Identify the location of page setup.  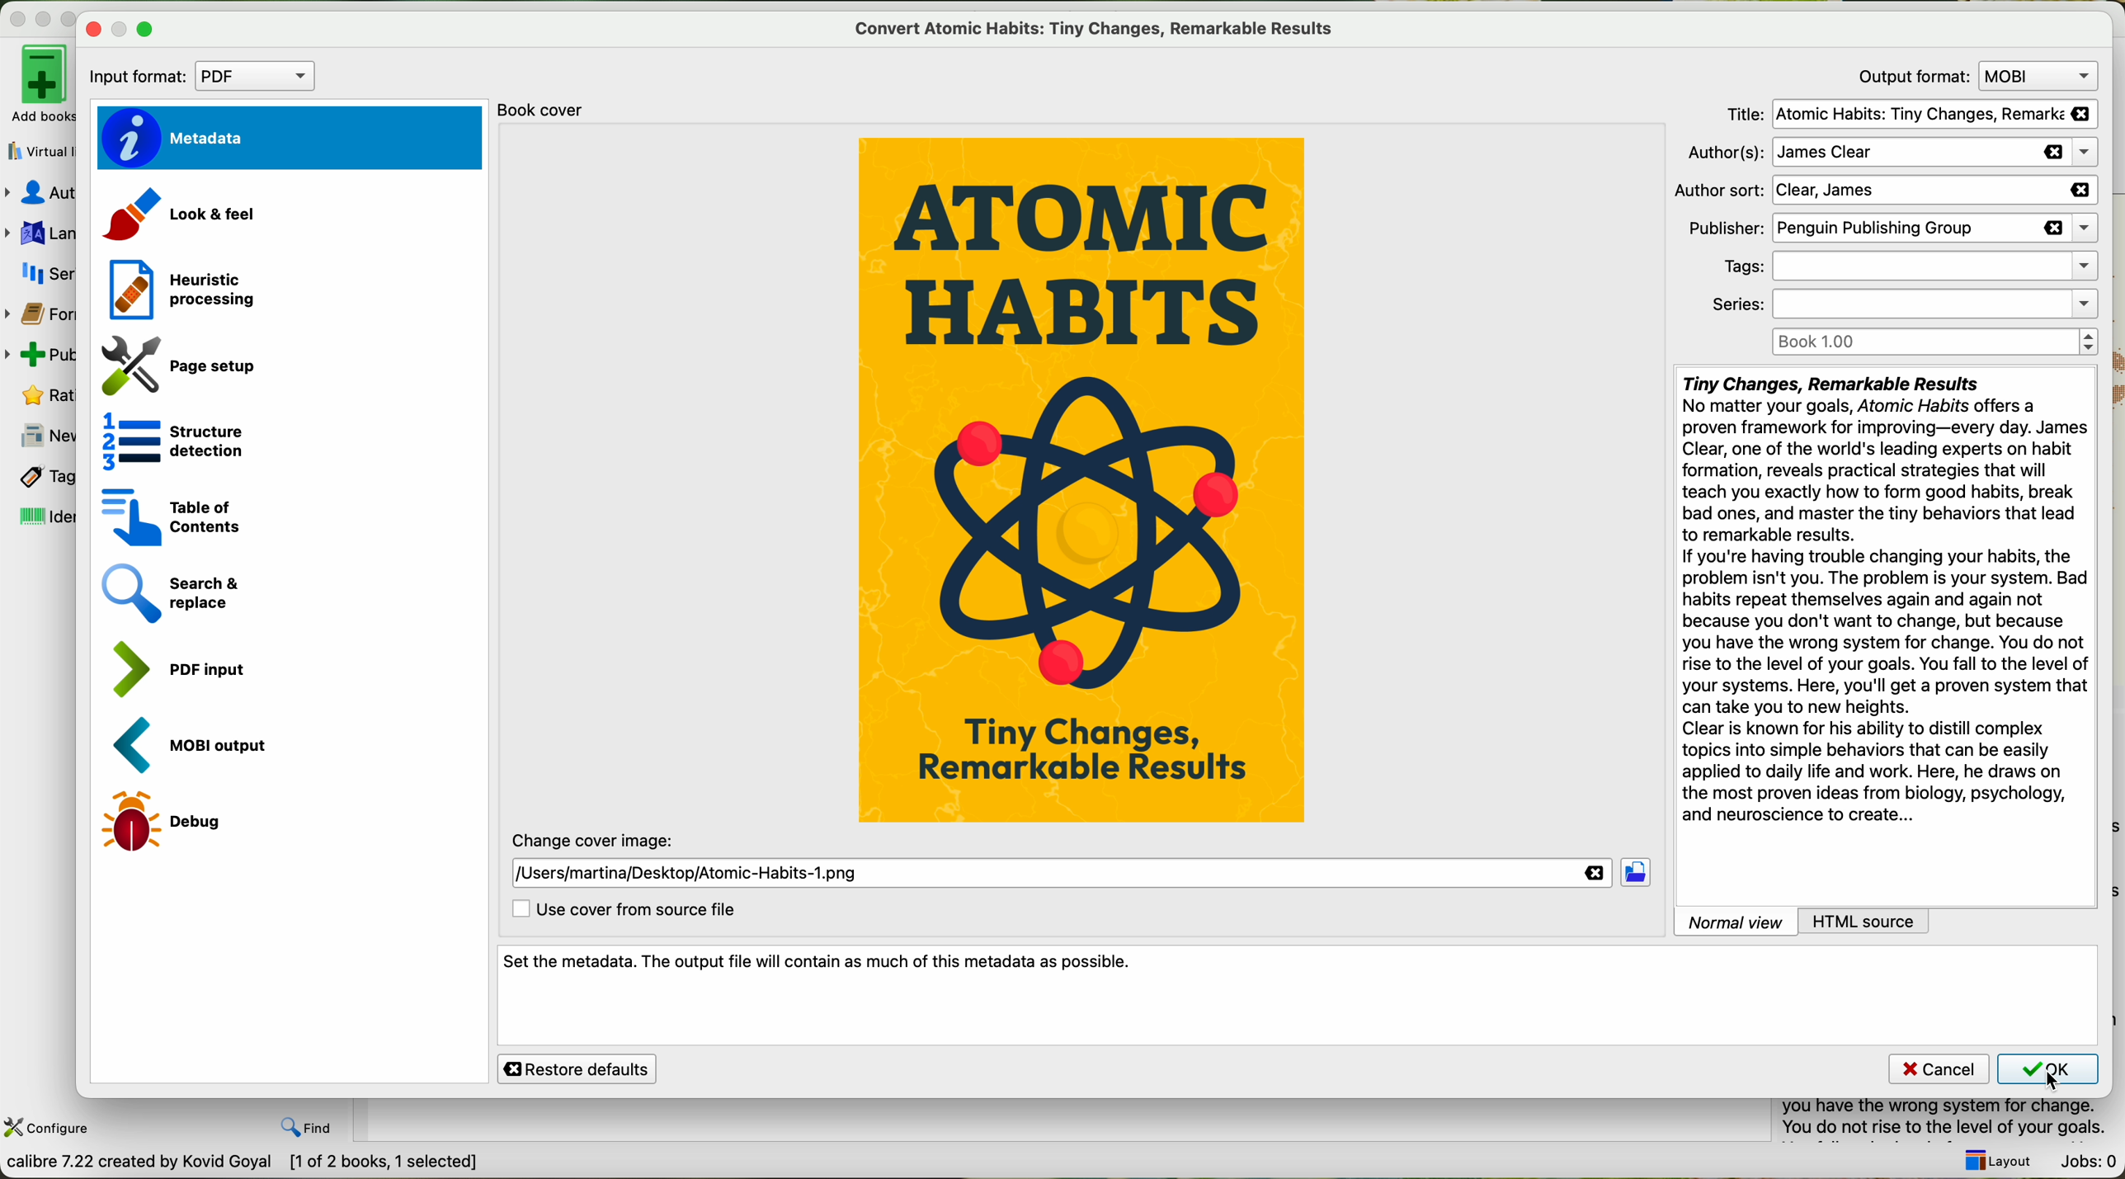
(186, 368).